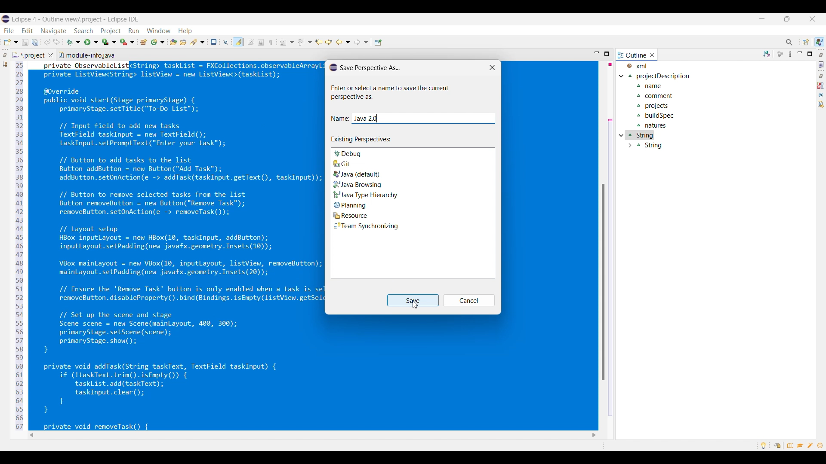 Image resolution: width=826 pixels, height=464 pixels. Describe the element at coordinates (414, 304) in the screenshot. I see `Cursor clicking on save` at that location.